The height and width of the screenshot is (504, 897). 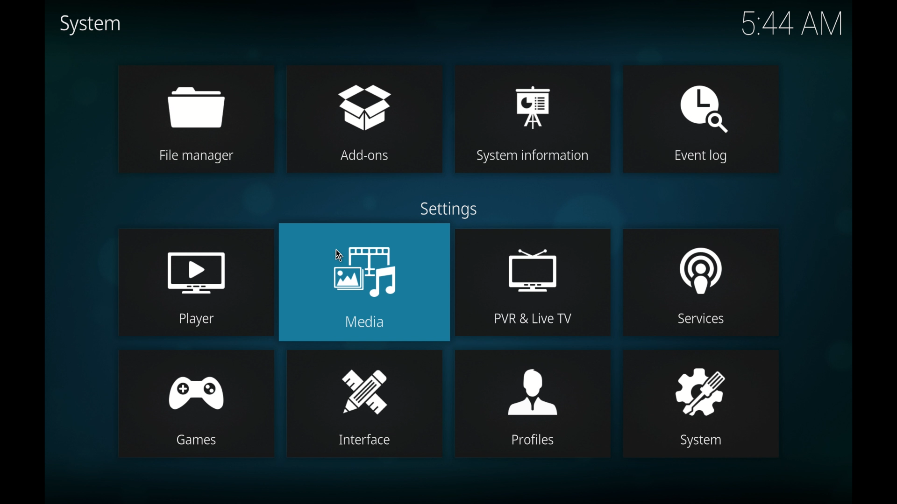 I want to click on player, so click(x=194, y=283).